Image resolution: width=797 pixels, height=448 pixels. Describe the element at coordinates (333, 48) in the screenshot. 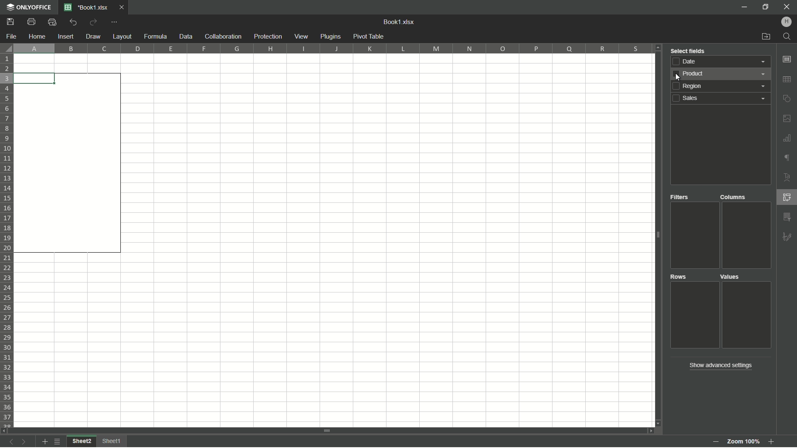

I see `column number` at that location.